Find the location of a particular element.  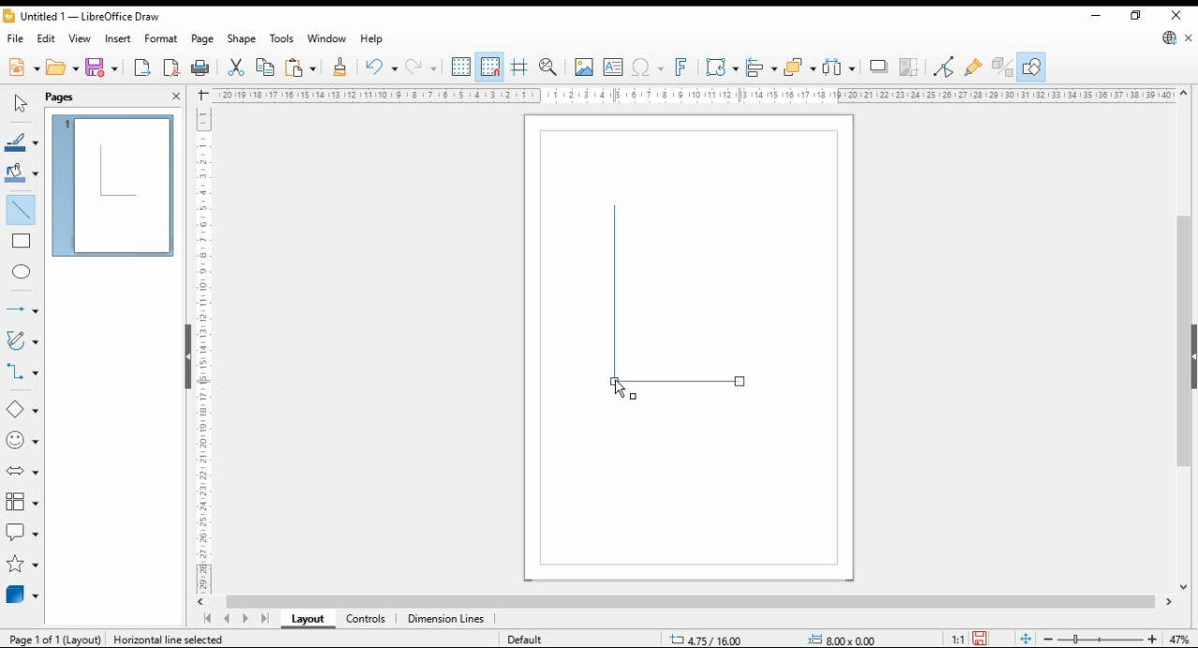

insert line is located at coordinates (21, 208).